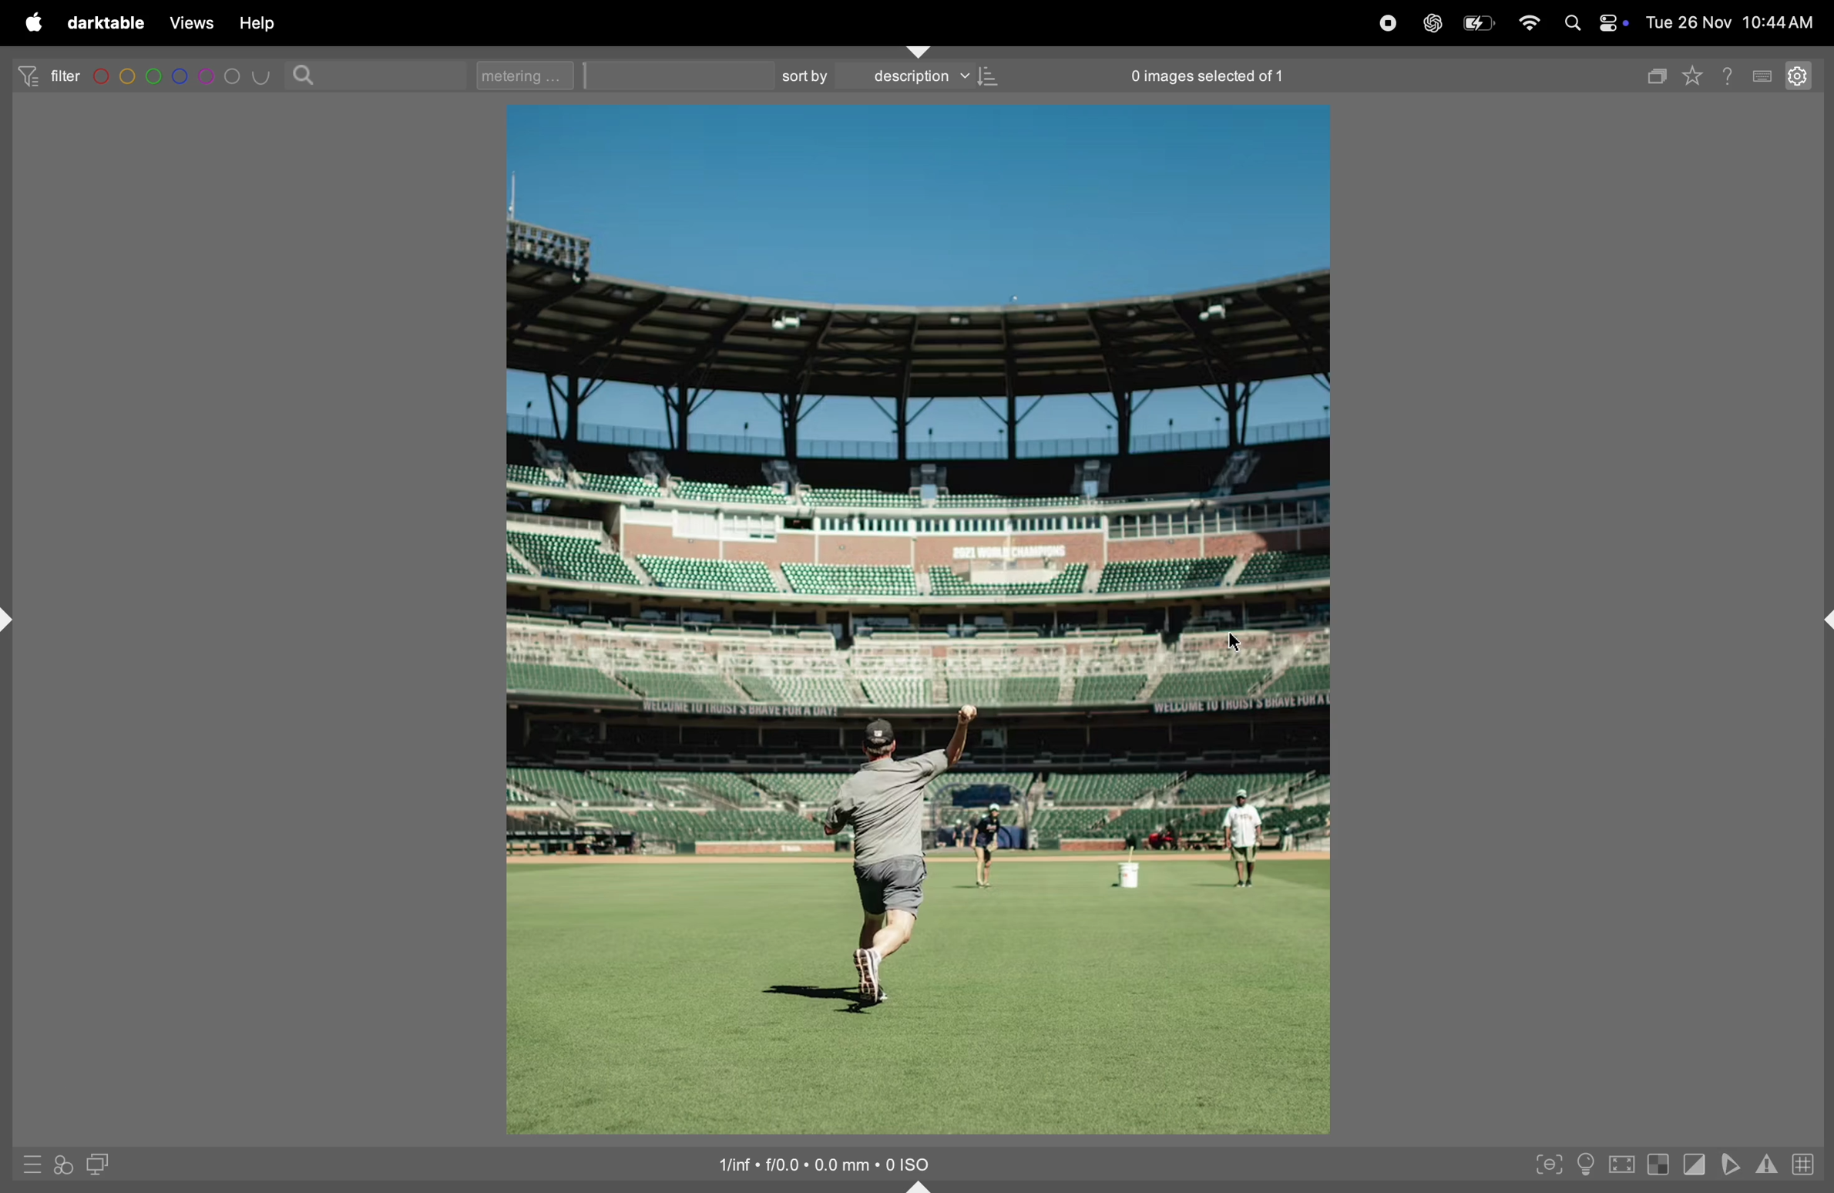 The image size is (1834, 1193). What do you see at coordinates (184, 72) in the screenshot?
I see `color` at bounding box center [184, 72].